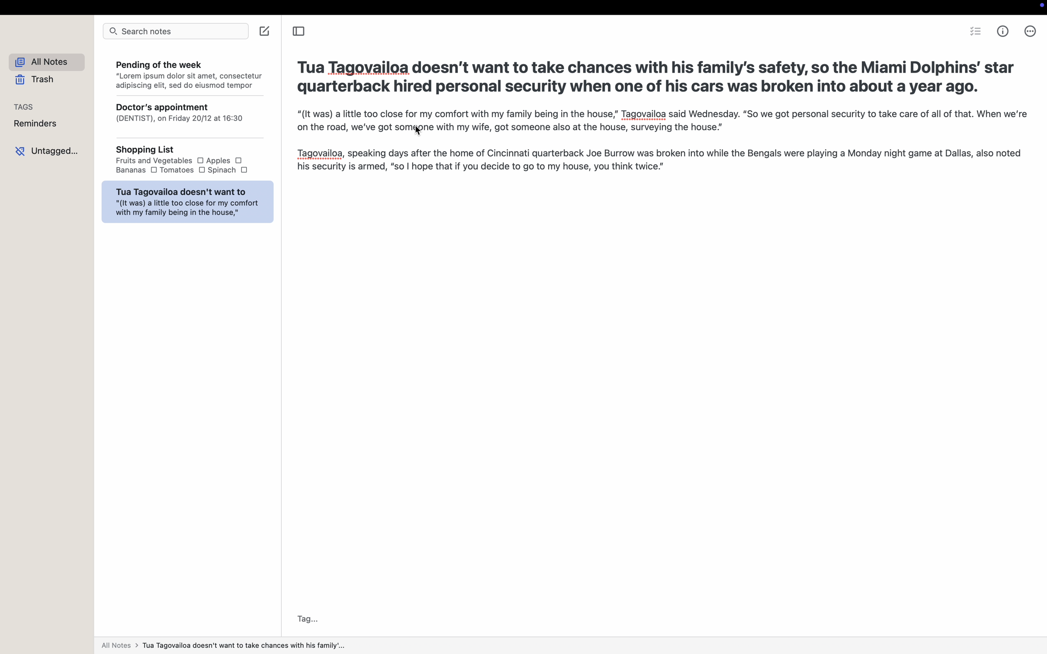 The image size is (1047, 654). I want to click on reminders, so click(36, 124).